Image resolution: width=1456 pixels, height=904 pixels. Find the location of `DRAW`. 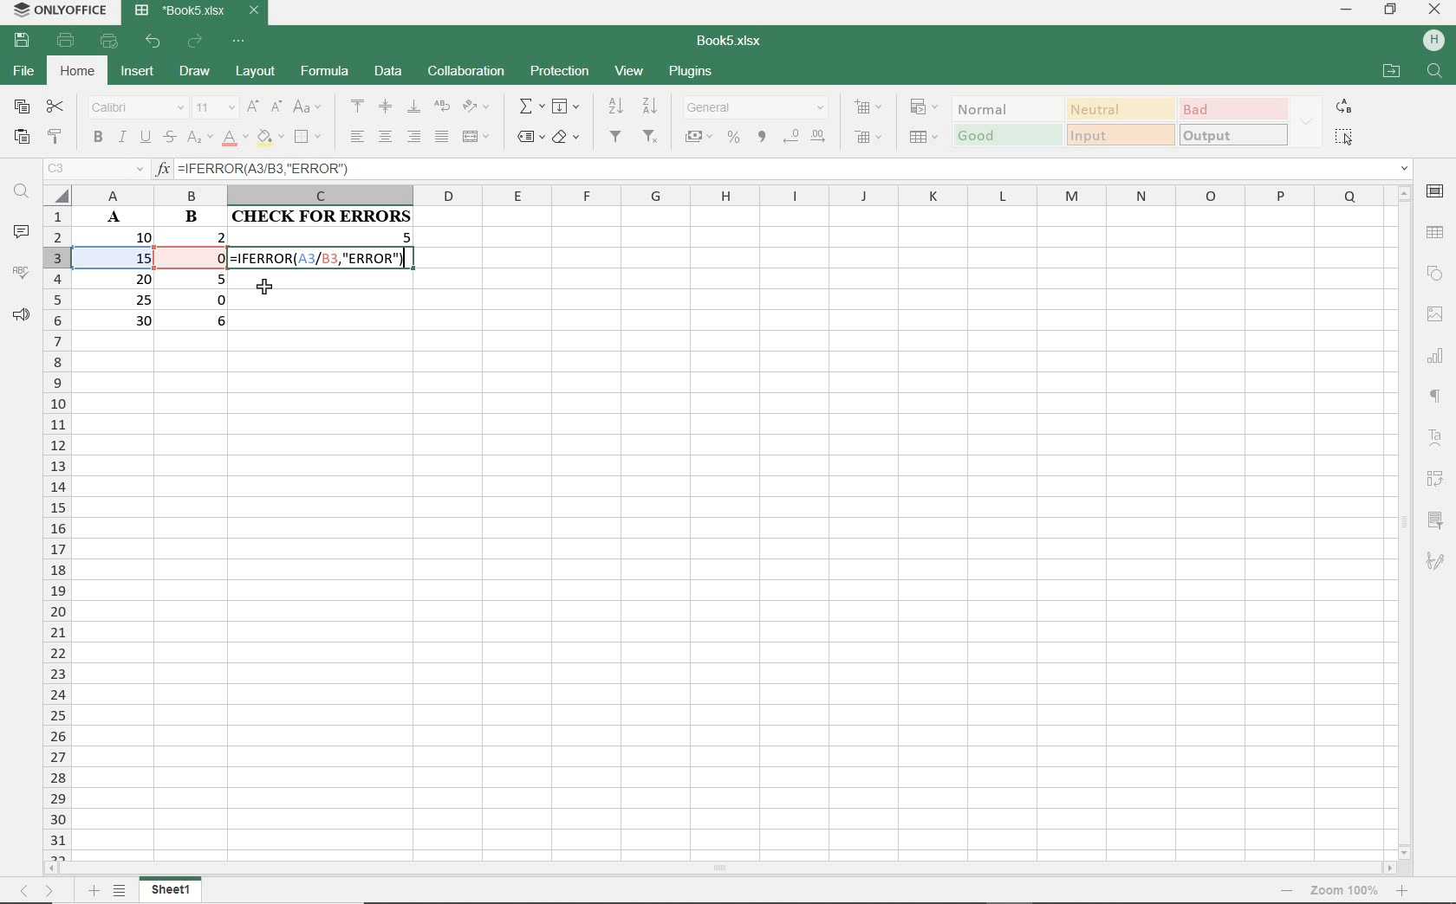

DRAW is located at coordinates (196, 74).